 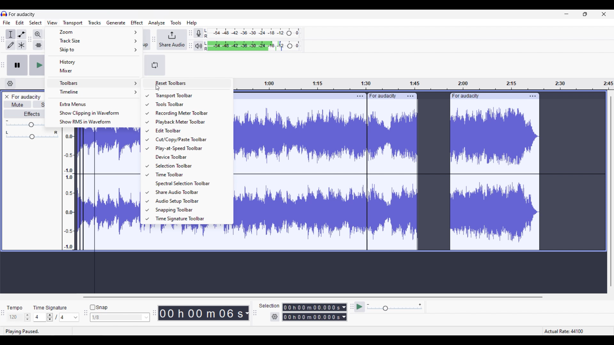 I want to click on Play at speed toolbar, so click(x=190, y=149).